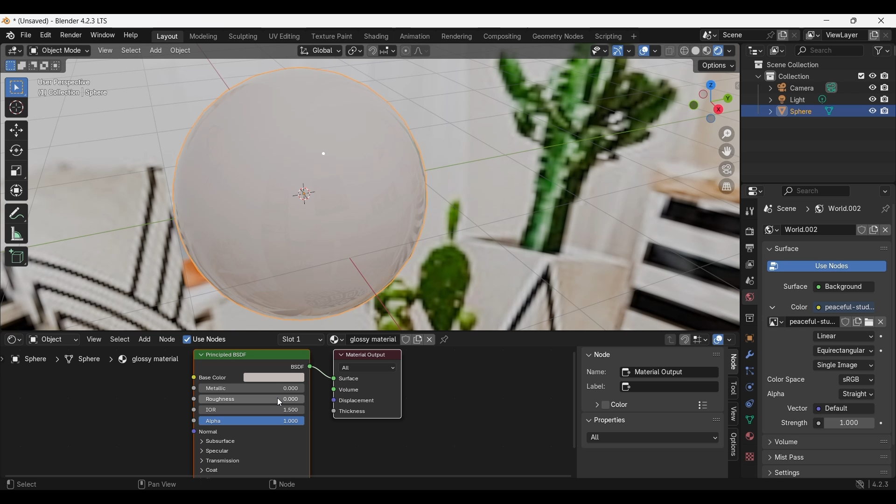 The image size is (896, 504). I want to click on Snap node during transform, so click(685, 340).